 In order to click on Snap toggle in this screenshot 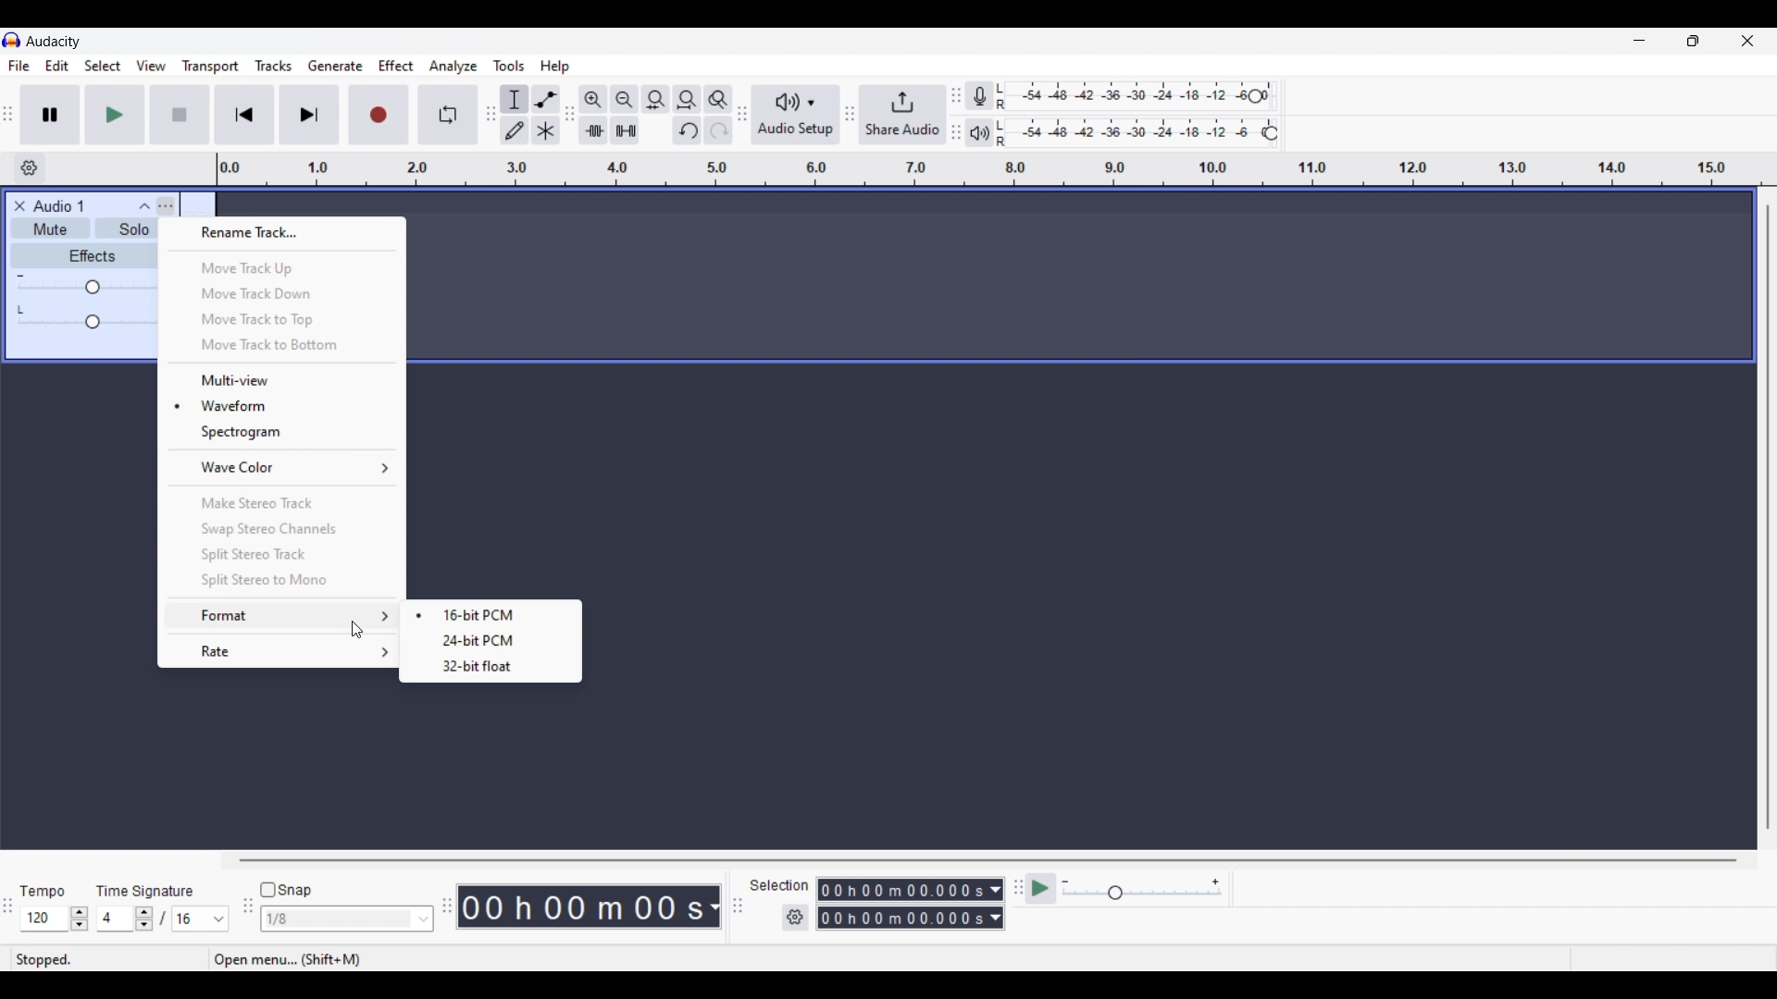, I will do `click(287, 891)`.